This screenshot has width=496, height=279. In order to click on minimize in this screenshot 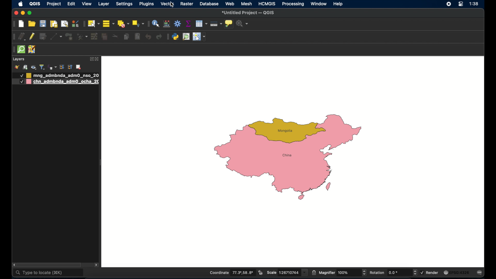, I will do `click(23, 13)`.